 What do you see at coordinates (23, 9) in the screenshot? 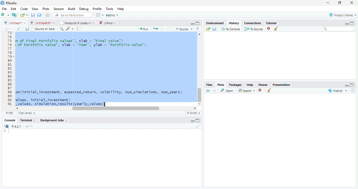
I see `Code` at bounding box center [23, 9].